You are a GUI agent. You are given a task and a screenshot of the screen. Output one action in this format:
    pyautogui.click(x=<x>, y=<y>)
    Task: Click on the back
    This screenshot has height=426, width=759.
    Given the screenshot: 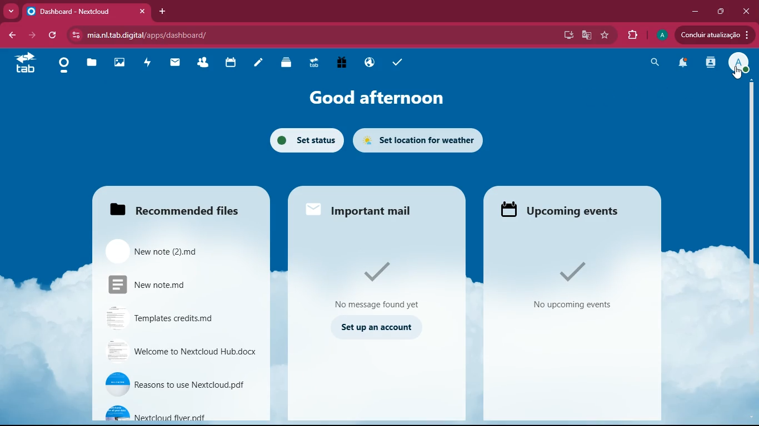 What is the action you would take?
    pyautogui.click(x=13, y=36)
    